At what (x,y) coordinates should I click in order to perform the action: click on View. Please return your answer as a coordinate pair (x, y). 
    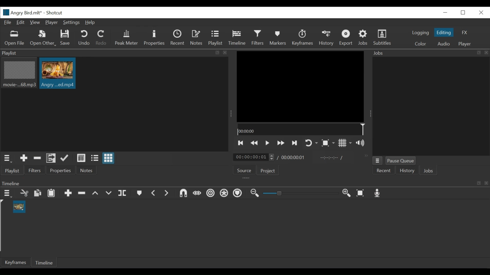
    Looking at the image, I should click on (35, 23).